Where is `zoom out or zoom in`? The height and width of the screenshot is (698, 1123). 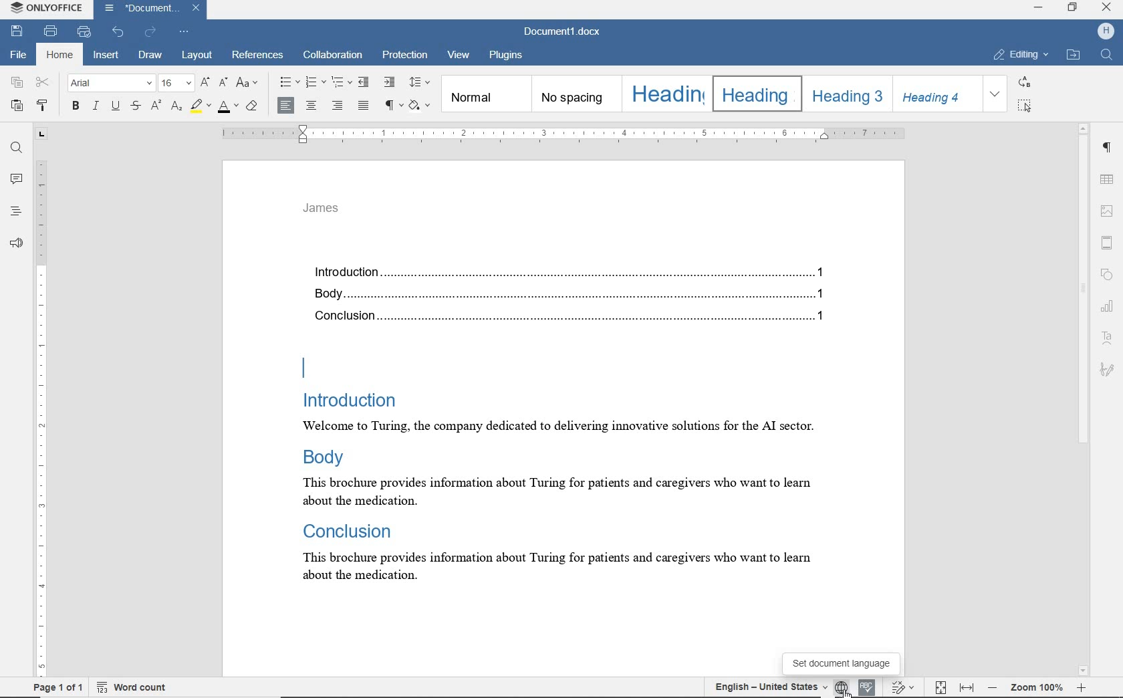 zoom out or zoom in is located at coordinates (1039, 686).